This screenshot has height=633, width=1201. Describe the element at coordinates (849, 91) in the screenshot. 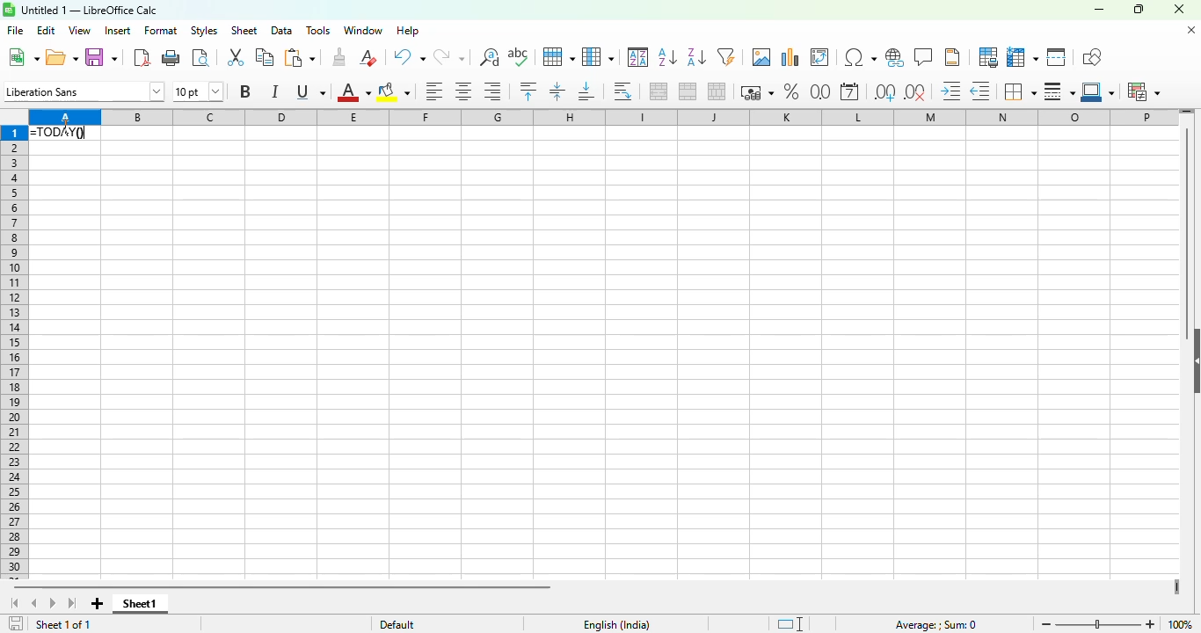

I see `format as date` at that location.